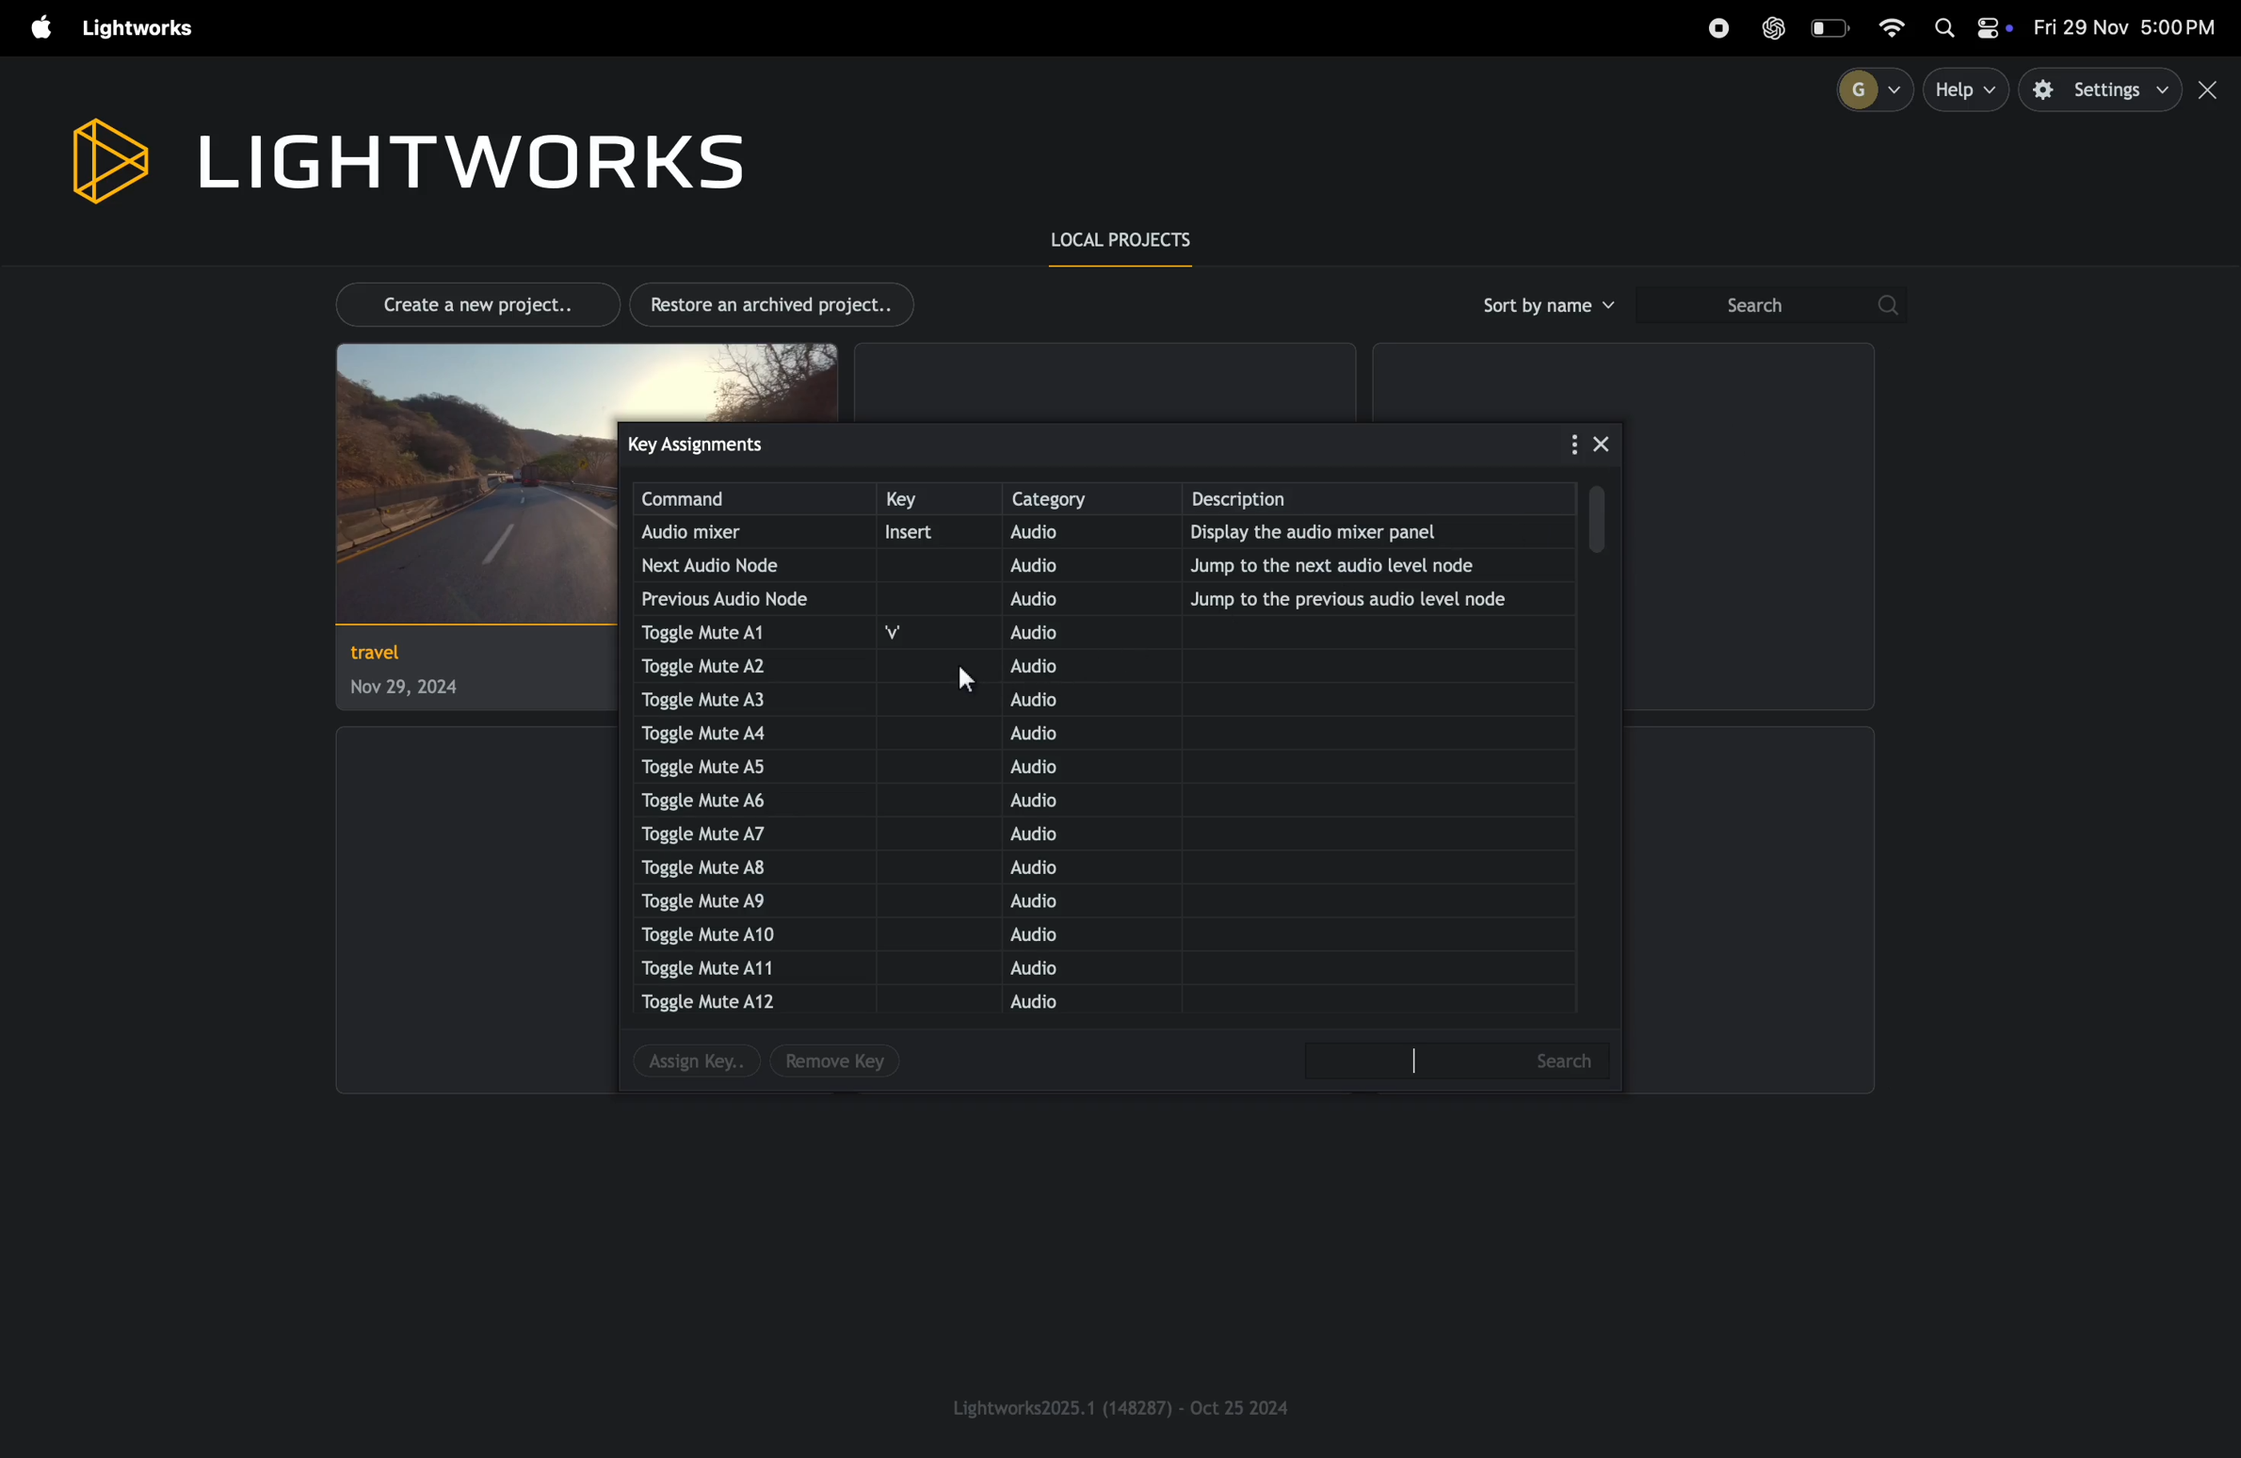  I want to click on category, so click(1088, 498).